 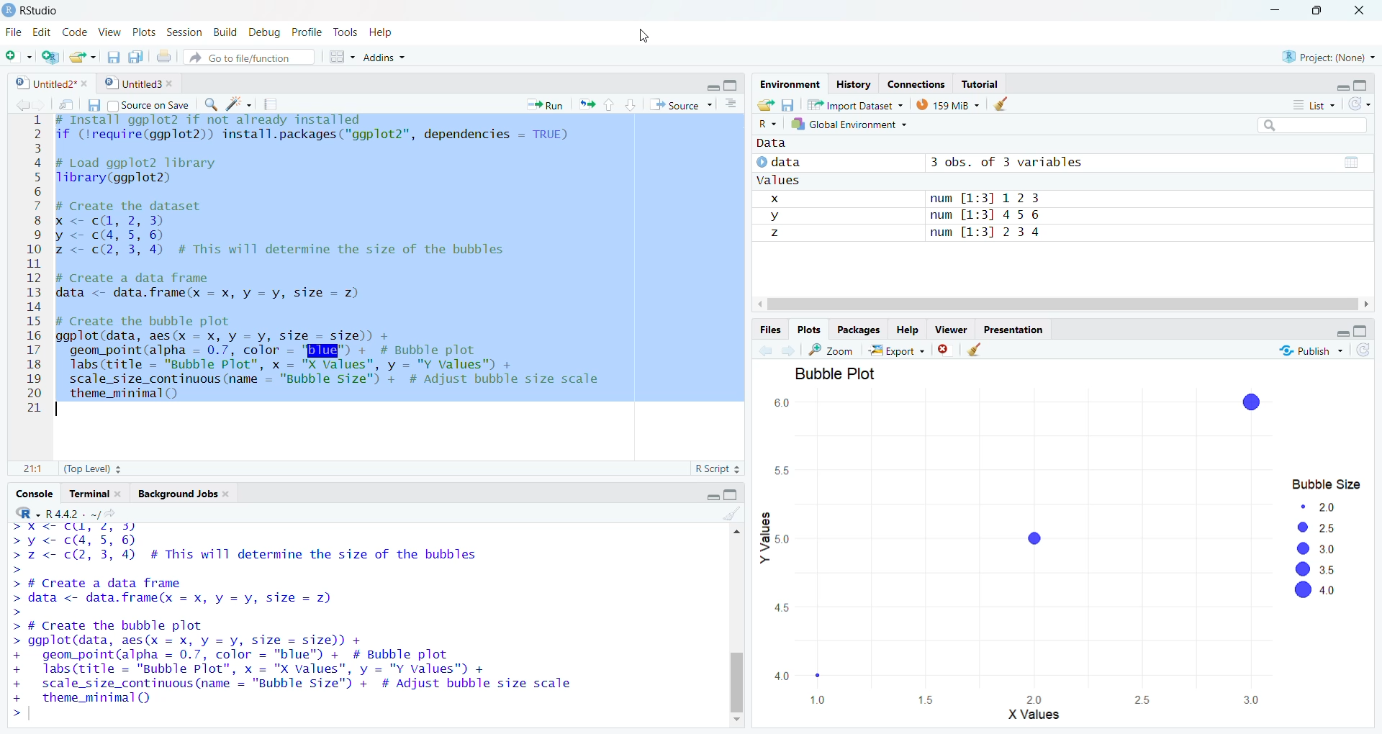 I want to click on save documents, so click(x=136, y=54).